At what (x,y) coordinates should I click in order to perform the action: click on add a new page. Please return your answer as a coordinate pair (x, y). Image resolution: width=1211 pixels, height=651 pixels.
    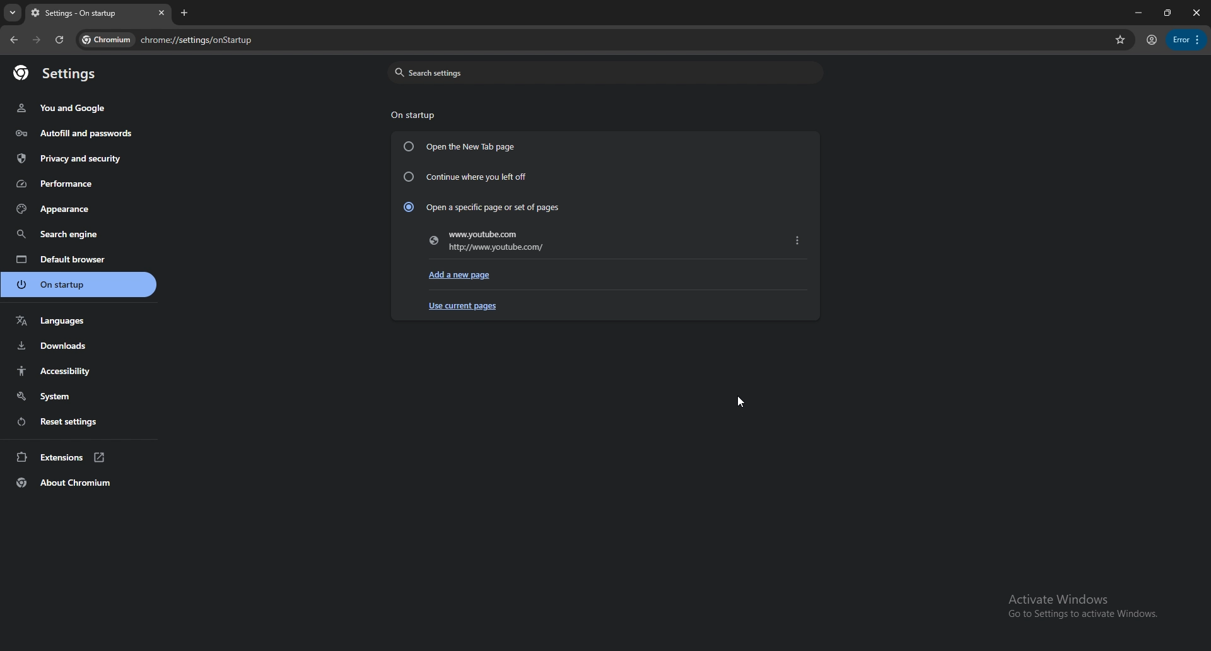
    Looking at the image, I should click on (464, 274).